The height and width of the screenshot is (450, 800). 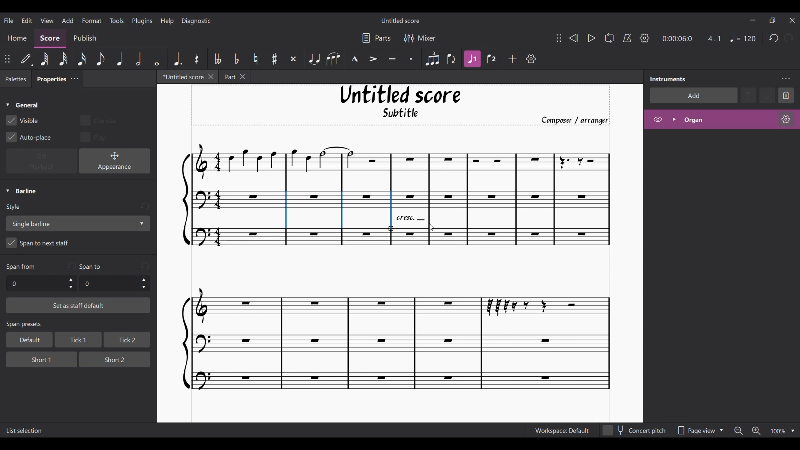 What do you see at coordinates (35, 358) in the screenshot?
I see `short 1` at bounding box center [35, 358].